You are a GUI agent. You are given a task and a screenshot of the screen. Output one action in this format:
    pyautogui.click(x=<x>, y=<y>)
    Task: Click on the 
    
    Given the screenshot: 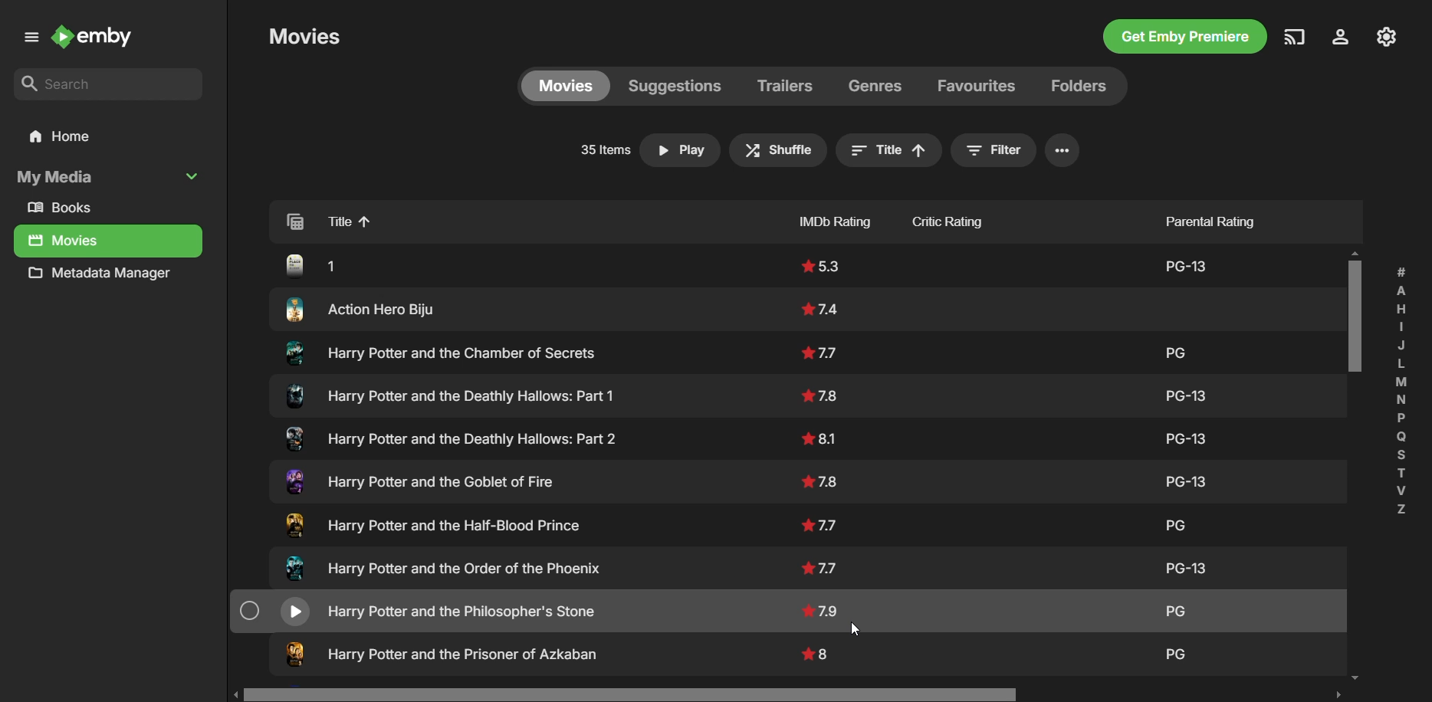 What is the action you would take?
    pyautogui.click(x=859, y=622)
    